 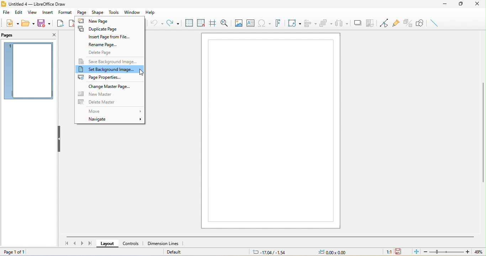 What do you see at coordinates (81, 244) in the screenshot?
I see `next page` at bounding box center [81, 244].